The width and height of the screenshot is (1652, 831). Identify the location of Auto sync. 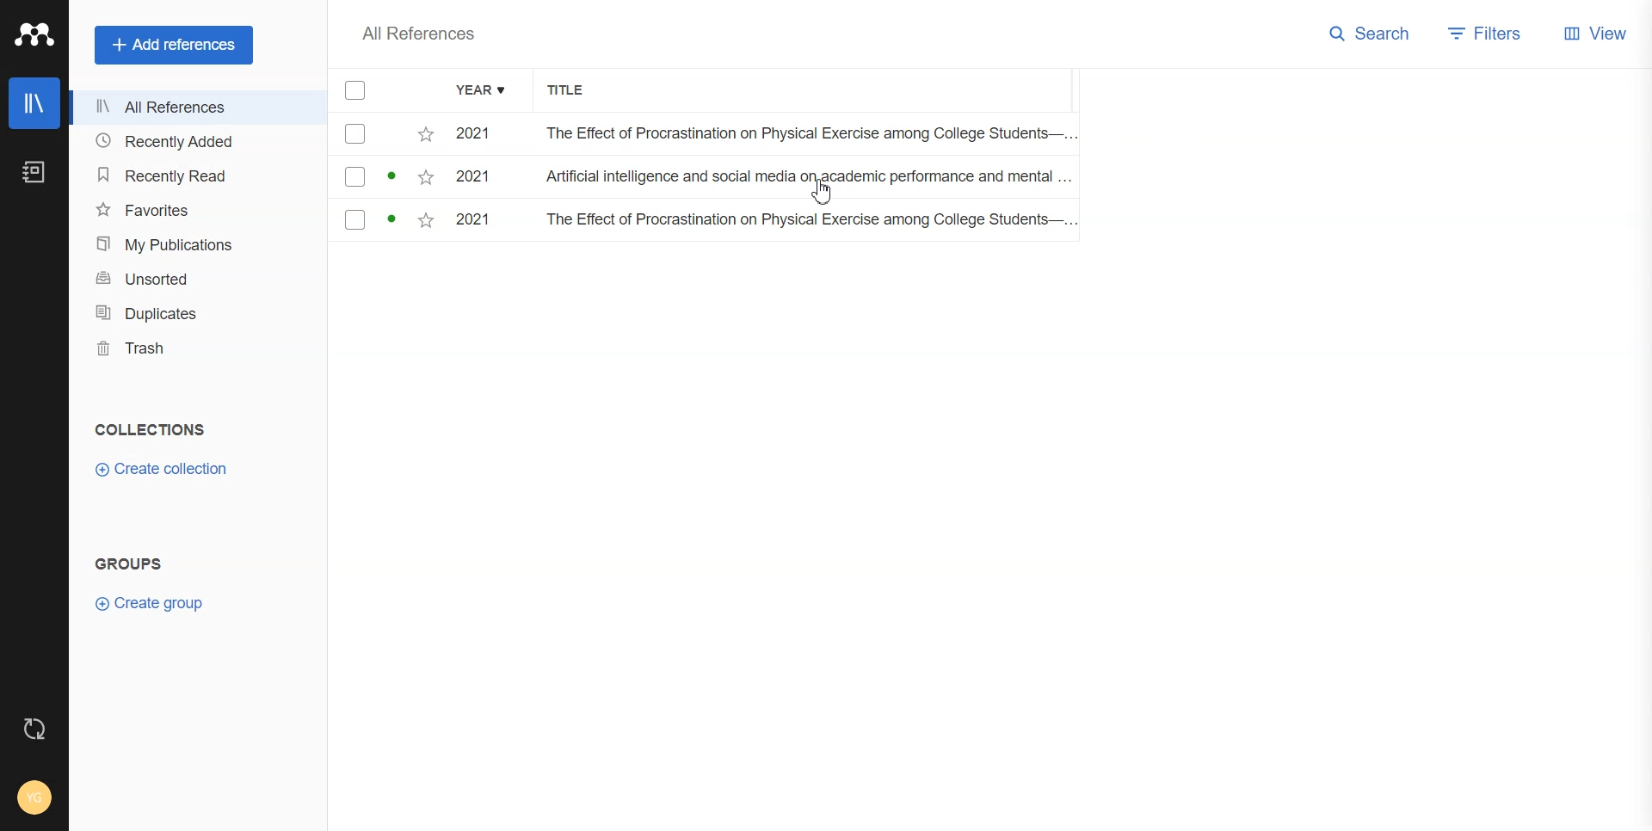
(34, 728).